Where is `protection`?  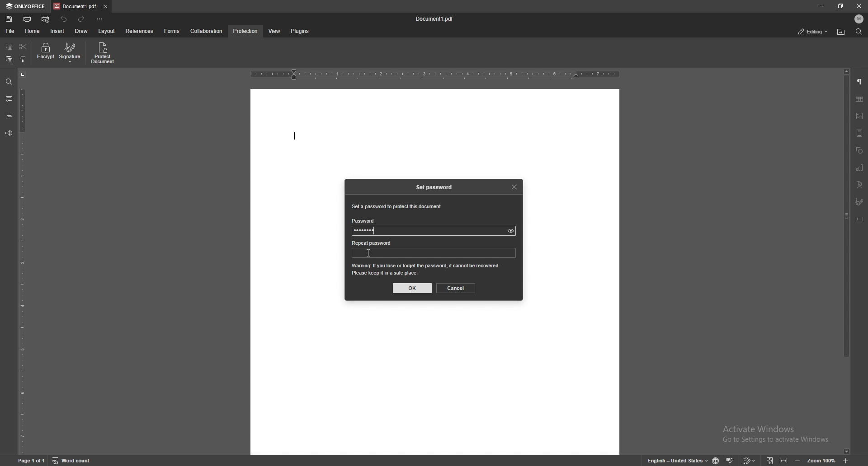 protection is located at coordinates (246, 31).